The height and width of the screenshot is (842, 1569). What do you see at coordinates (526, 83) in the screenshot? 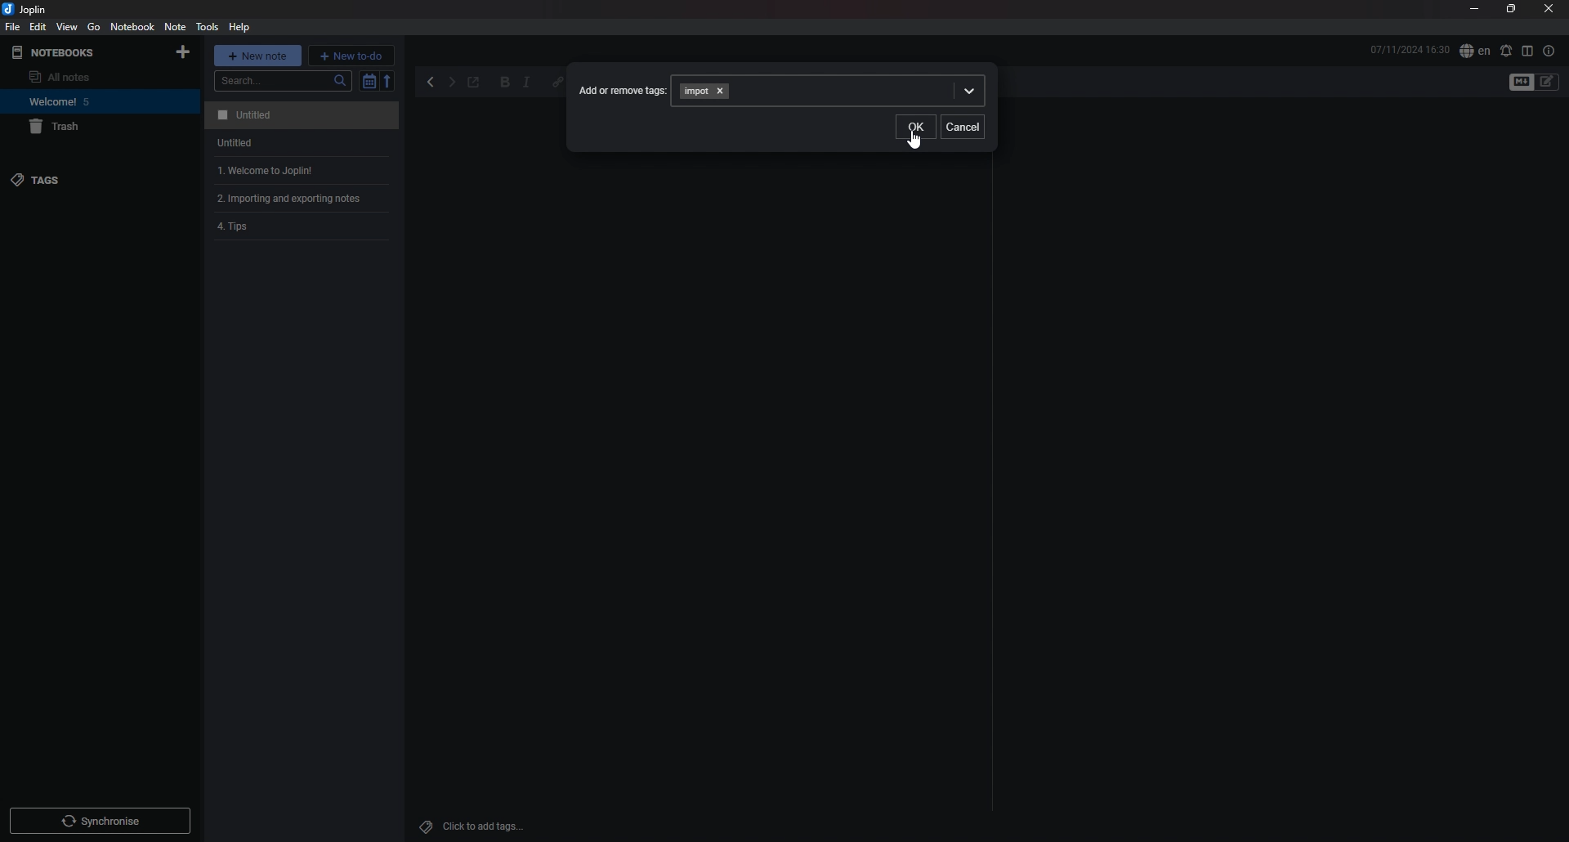
I see `italic` at bounding box center [526, 83].